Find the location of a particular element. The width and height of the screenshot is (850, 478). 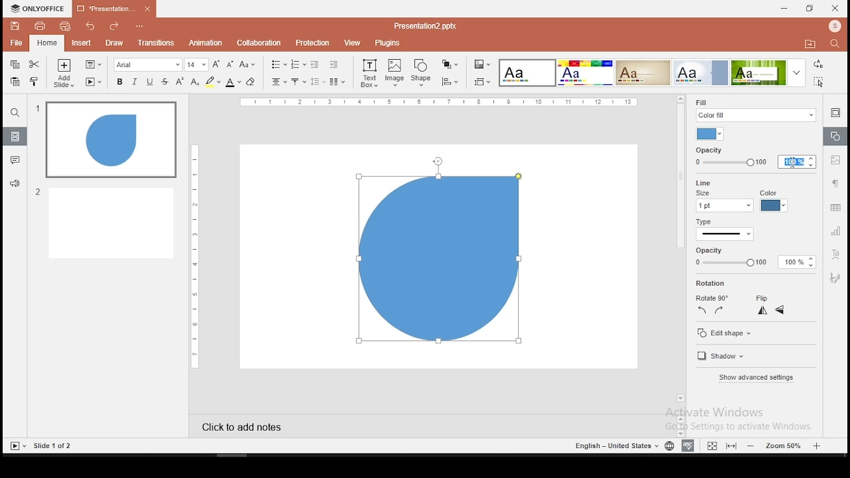

opacity is located at coordinates (750, 258).